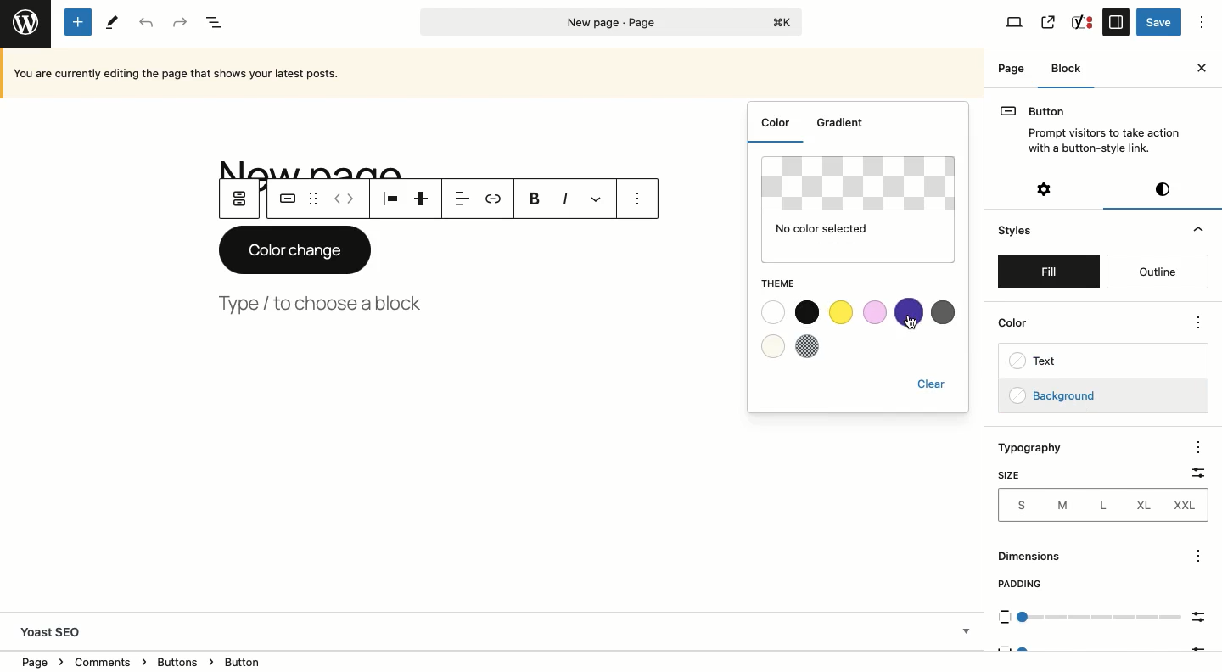 The image size is (1222, 672). What do you see at coordinates (324, 301) in the screenshot?
I see `Type, choose a block` at bounding box center [324, 301].